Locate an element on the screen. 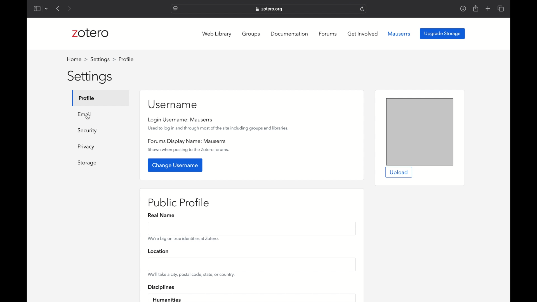  We're big on our identities at zotero is located at coordinates (183, 239).